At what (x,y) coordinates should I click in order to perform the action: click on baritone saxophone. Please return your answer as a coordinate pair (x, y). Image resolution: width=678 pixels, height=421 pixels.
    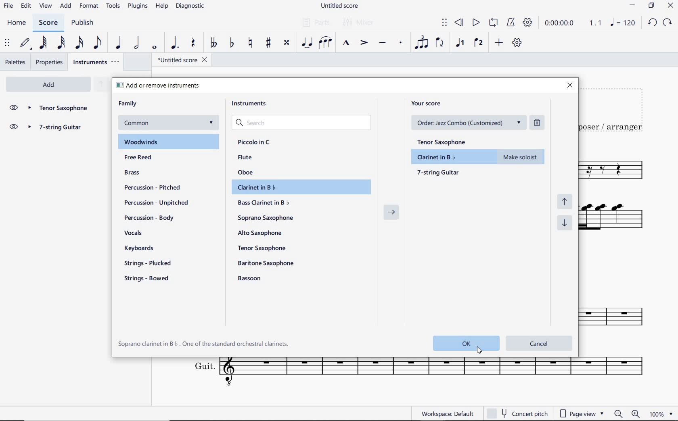
    Looking at the image, I should click on (266, 263).